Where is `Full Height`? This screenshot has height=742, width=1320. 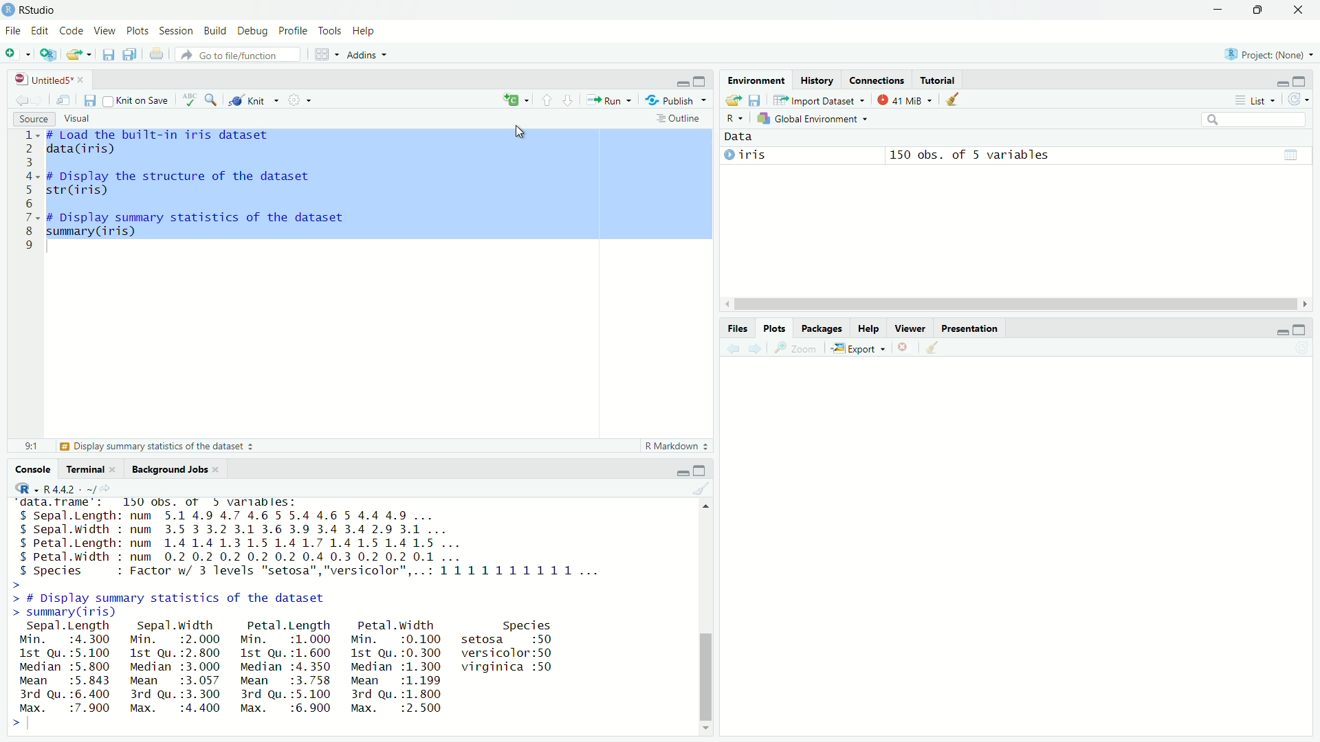
Full Height is located at coordinates (1300, 329).